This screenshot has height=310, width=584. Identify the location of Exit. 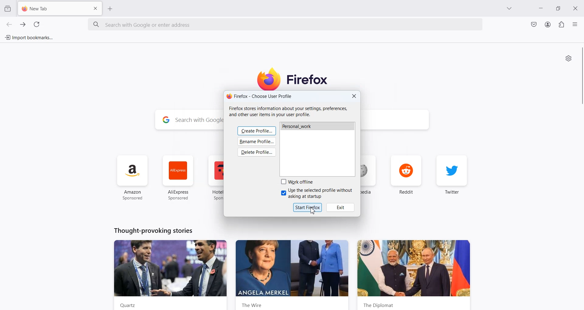
(341, 207).